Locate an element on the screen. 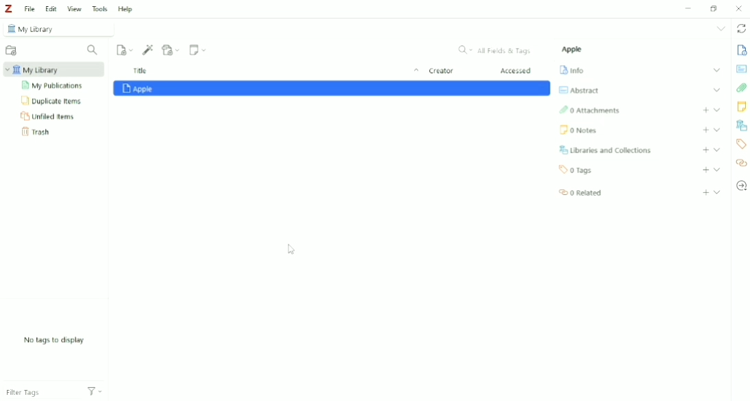  My Publications is located at coordinates (54, 86).